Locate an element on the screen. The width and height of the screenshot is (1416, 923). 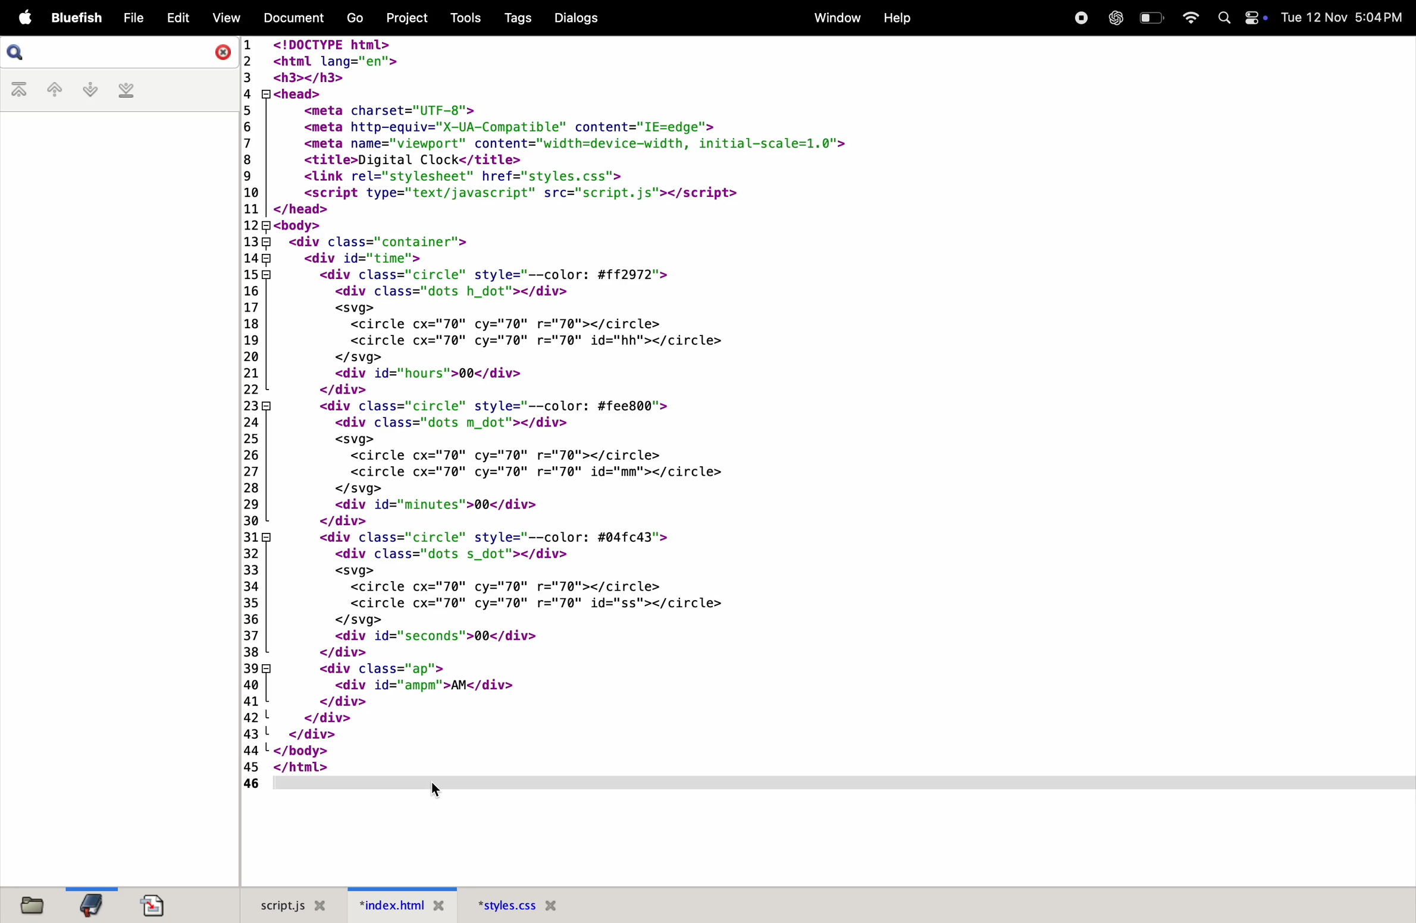
code block is located at coordinates (694, 405).